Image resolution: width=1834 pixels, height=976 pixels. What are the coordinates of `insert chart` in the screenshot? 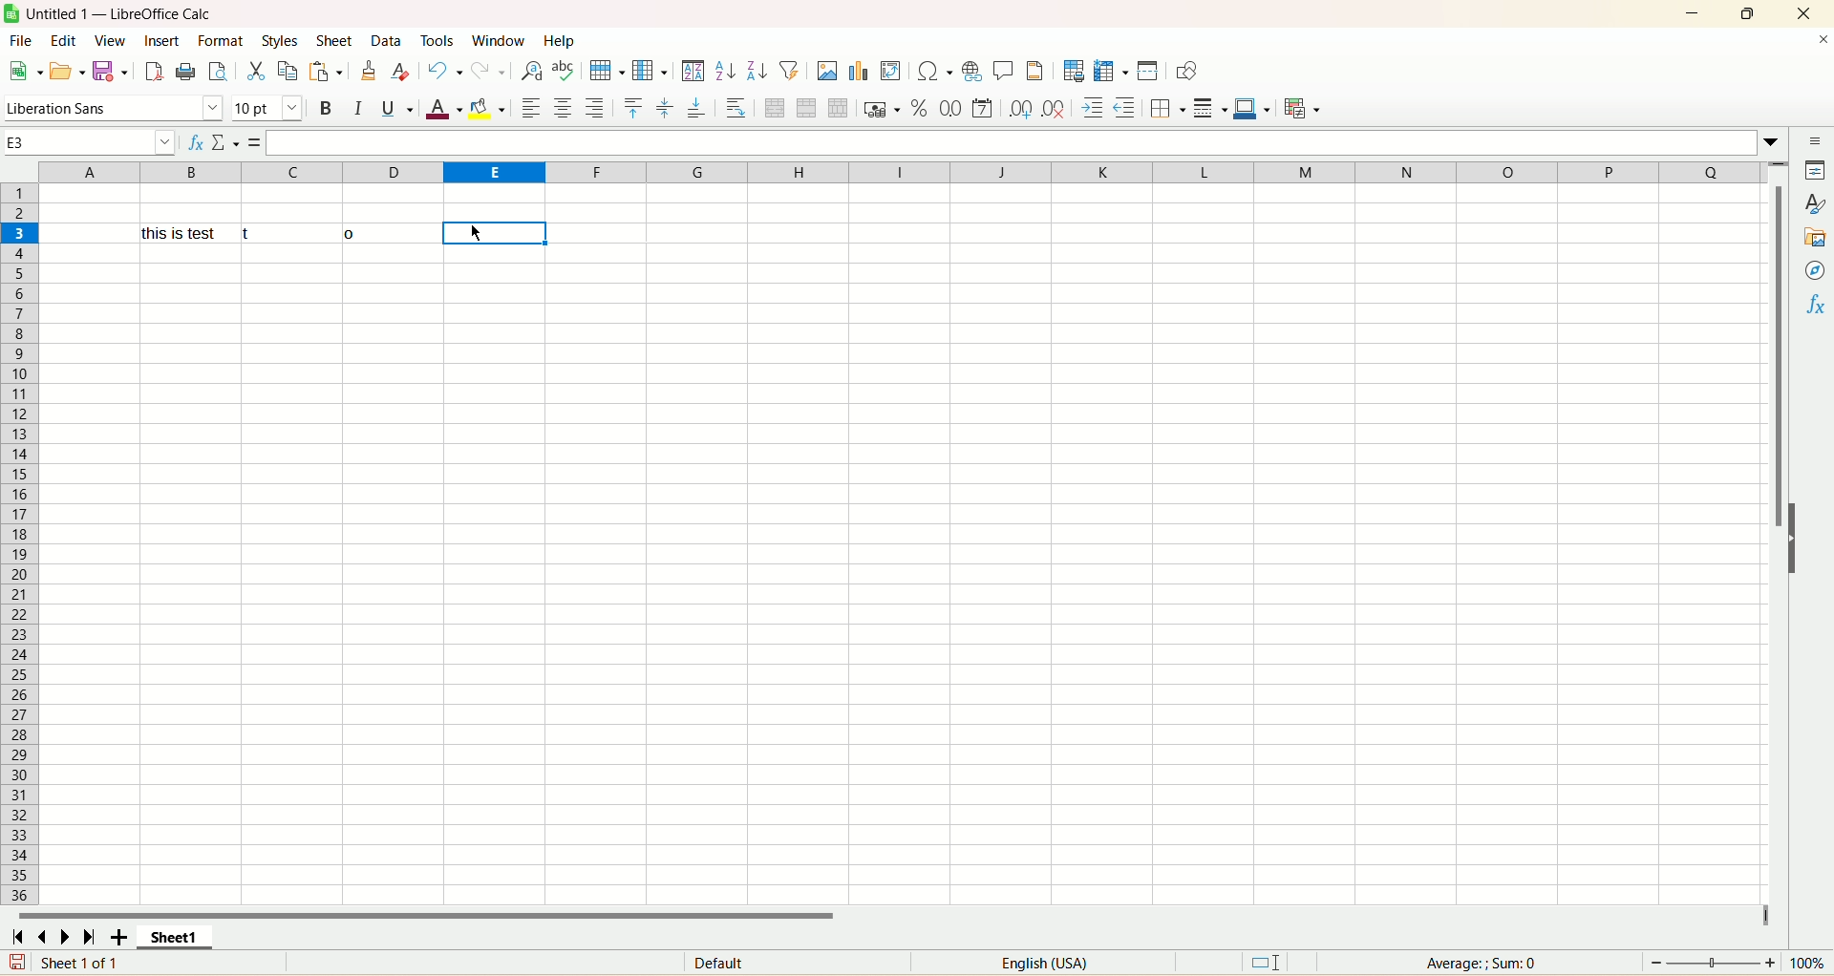 It's located at (864, 72).